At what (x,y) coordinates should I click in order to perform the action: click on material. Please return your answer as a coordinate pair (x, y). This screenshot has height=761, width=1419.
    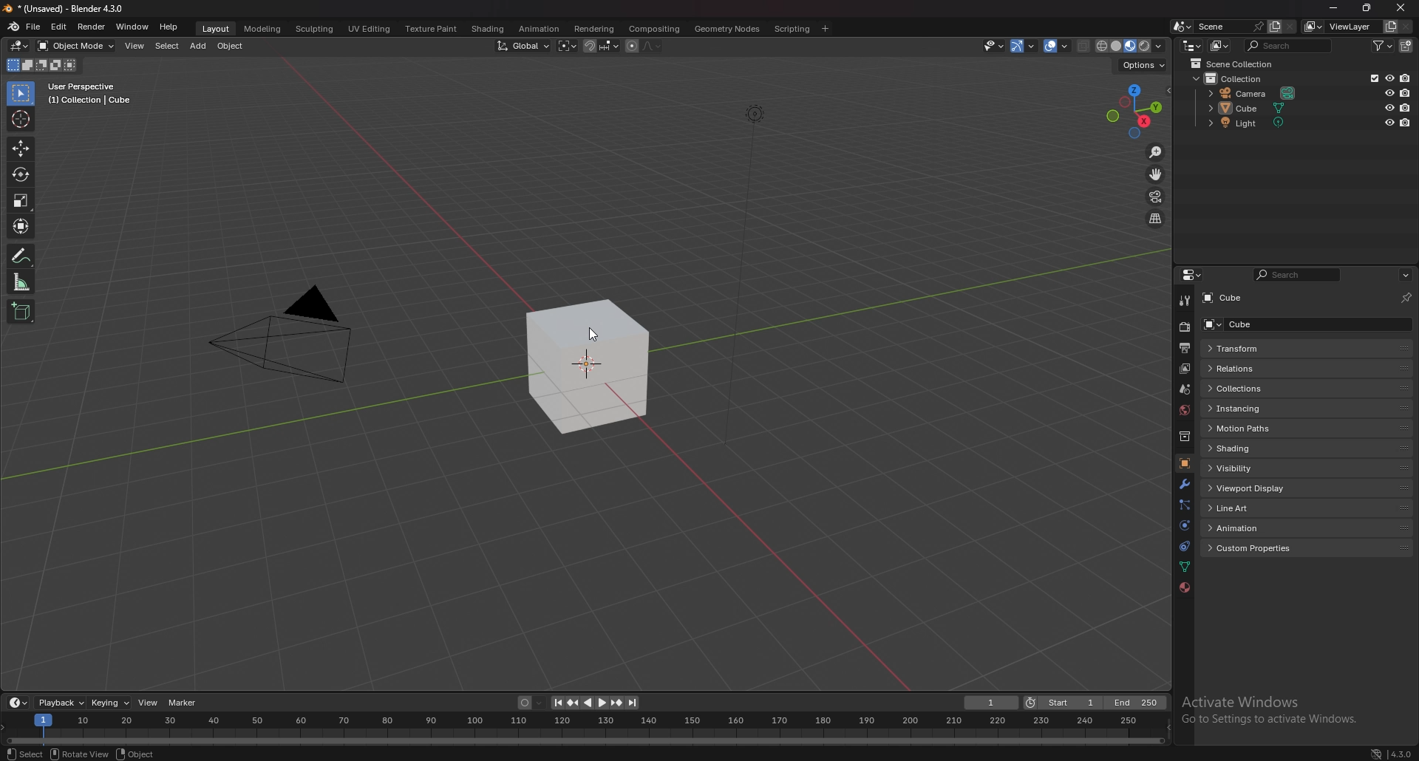
    Looking at the image, I should click on (1185, 588).